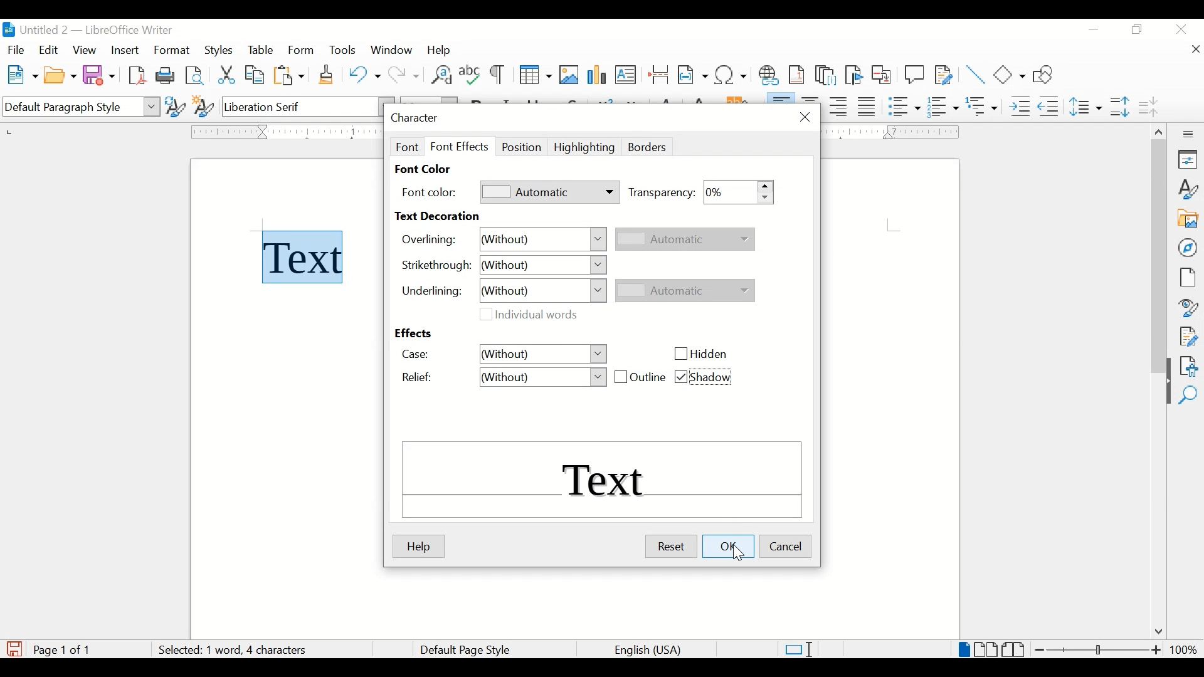  Describe the element at coordinates (894, 225) in the screenshot. I see `guides` at that location.